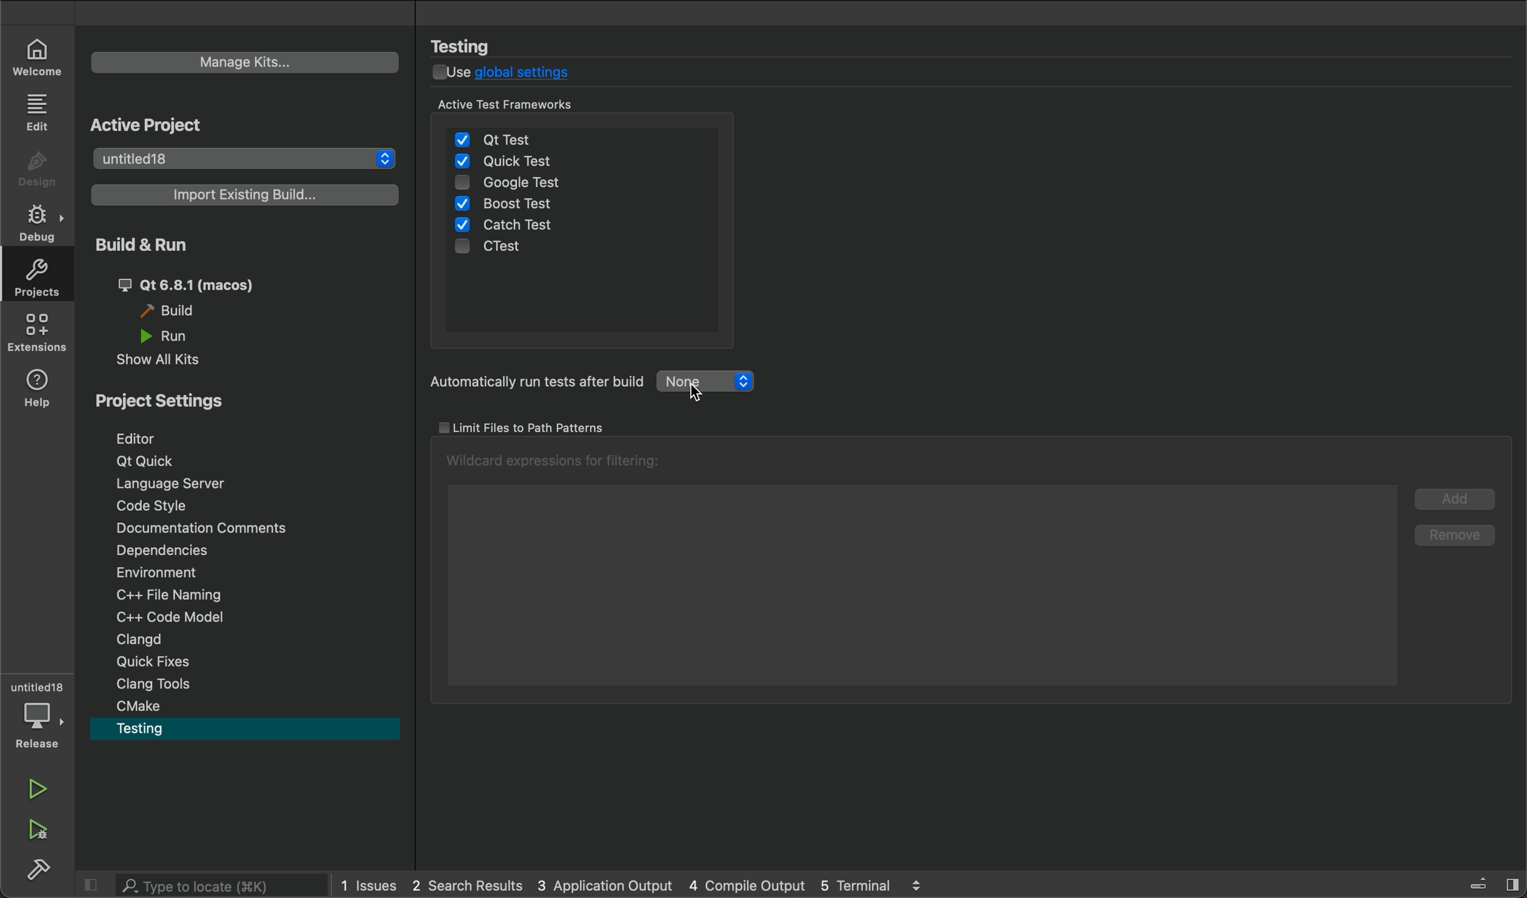  What do you see at coordinates (162, 508) in the screenshot?
I see `code style` at bounding box center [162, 508].